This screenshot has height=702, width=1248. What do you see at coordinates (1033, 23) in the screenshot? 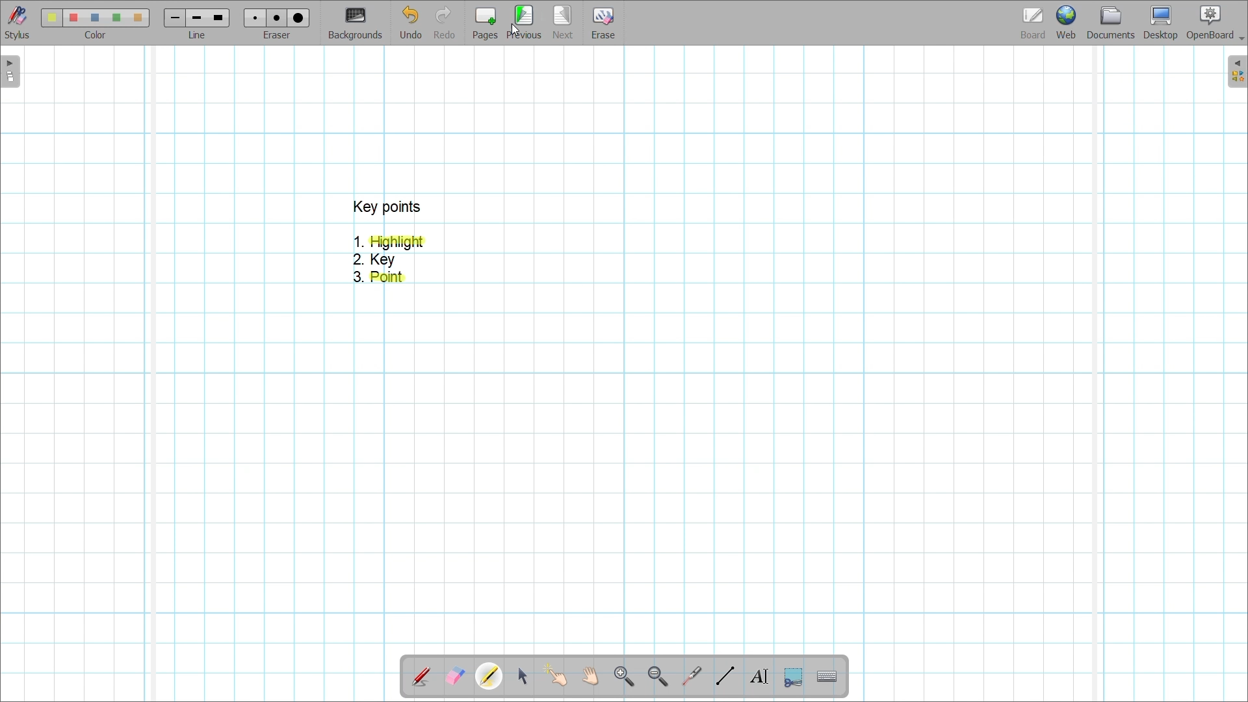
I see `Board` at bounding box center [1033, 23].